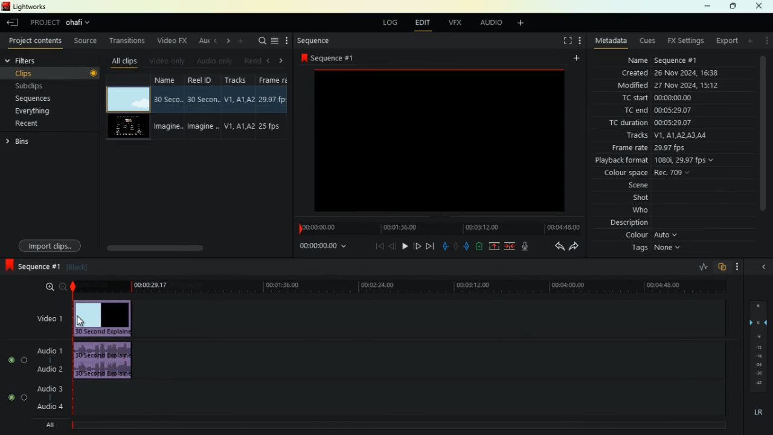  Describe the element at coordinates (736, 266) in the screenshot. I see `more` at that location.